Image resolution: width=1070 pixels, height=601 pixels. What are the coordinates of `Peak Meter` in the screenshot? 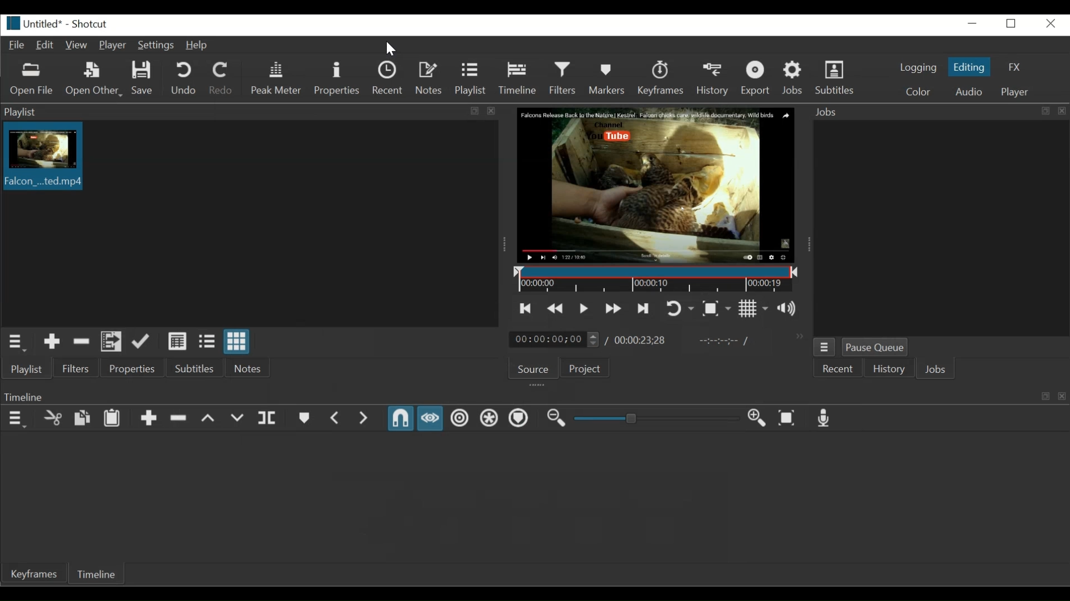 It's located at (276, 78).